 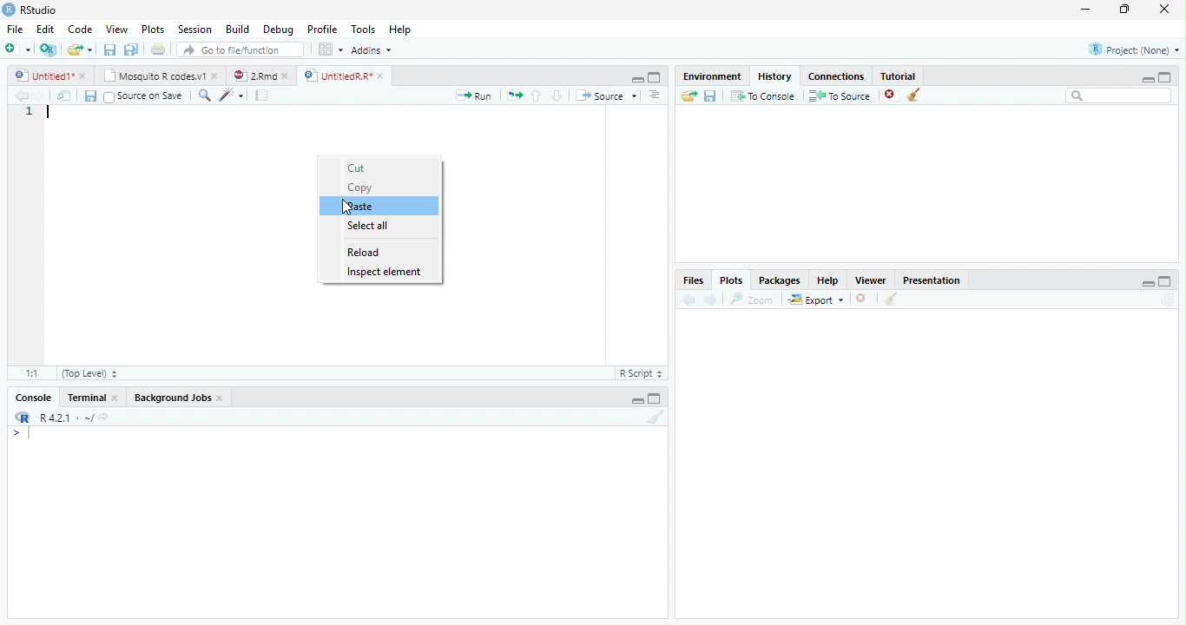 What do you see at coordinates (891, 300) in the screenshot?
I see `clear` at bounding box center [891, 300].